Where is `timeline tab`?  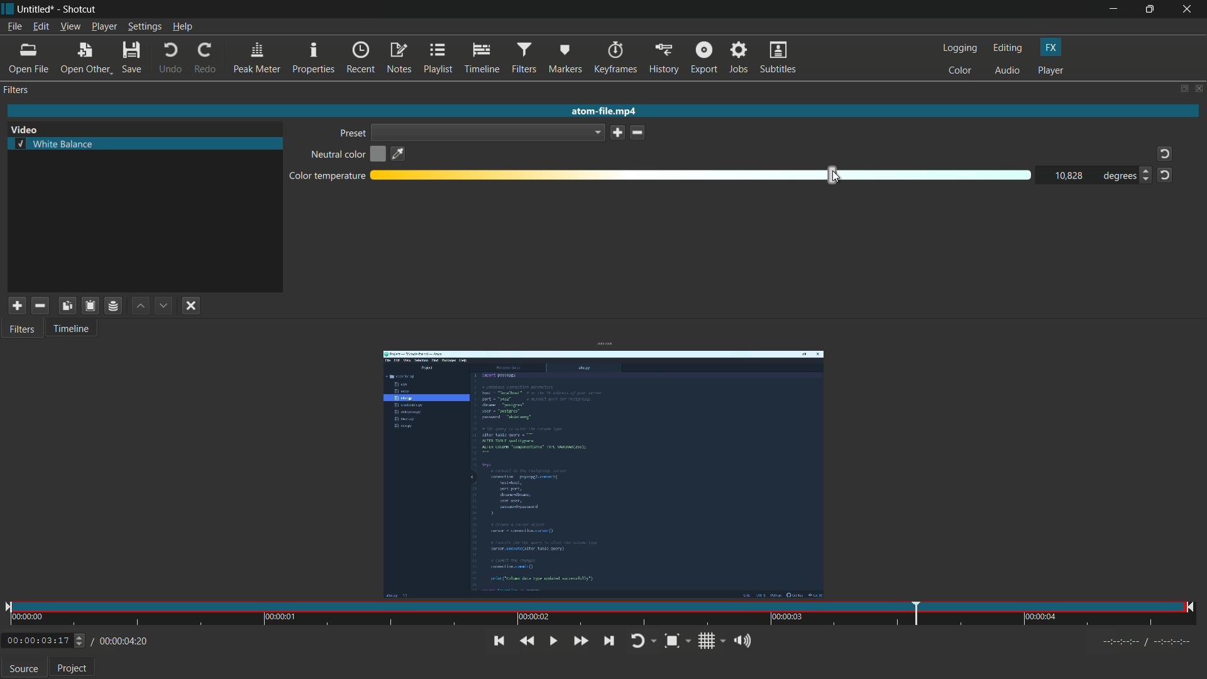
timeline tab is located at coordinates (73, 328).